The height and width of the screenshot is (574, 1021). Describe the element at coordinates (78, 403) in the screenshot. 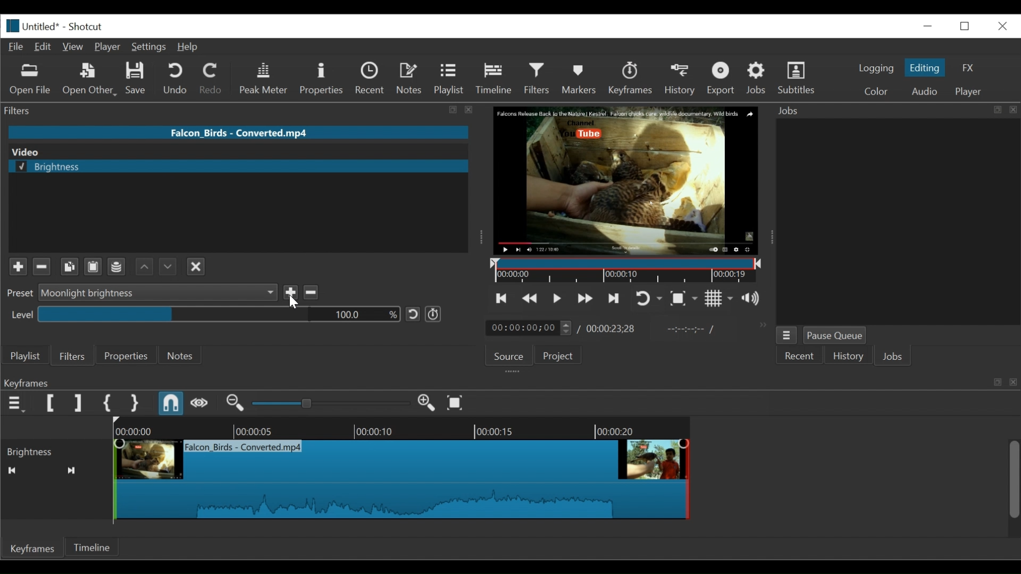

I see `Set Filter last` at that location.